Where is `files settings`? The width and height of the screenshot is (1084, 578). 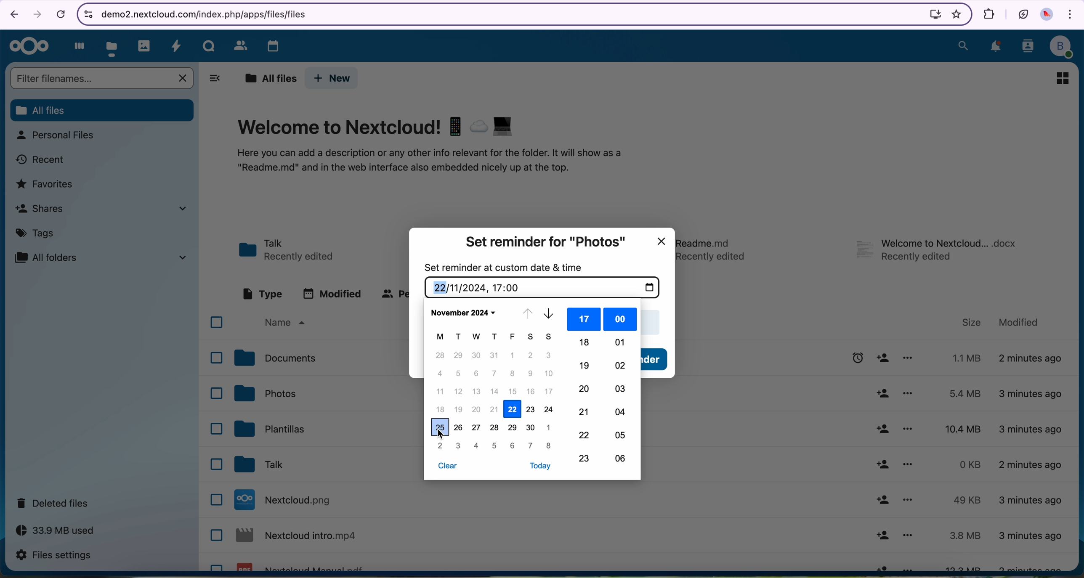
files settings is located at coordinates (53, 556).